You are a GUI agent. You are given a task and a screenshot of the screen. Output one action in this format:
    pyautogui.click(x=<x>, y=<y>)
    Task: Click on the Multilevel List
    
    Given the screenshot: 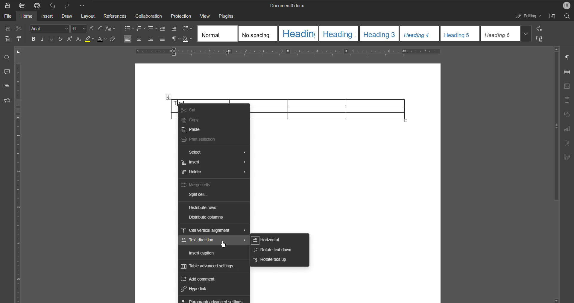 What is the action you would take?
    pyautogui.click(x=153, y=29)
    